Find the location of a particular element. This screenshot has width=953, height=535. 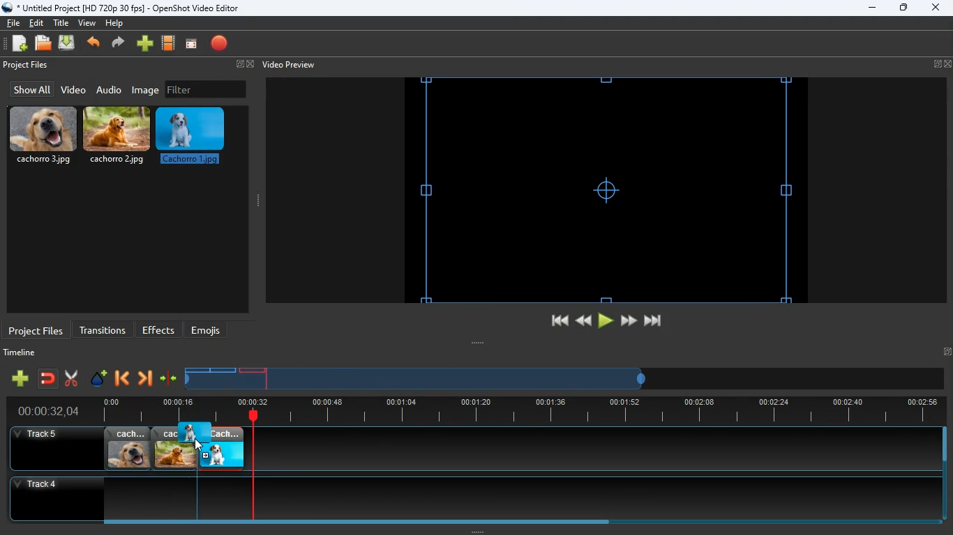

screen is located at coordinates (606, 189).